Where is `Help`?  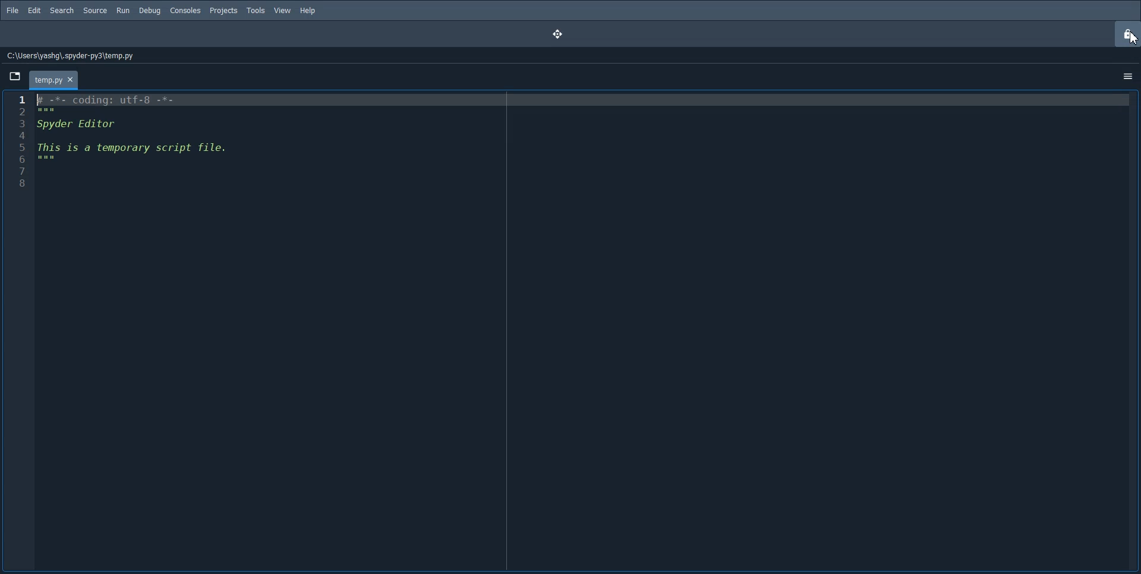 Help is located at coordinates (308, 11).